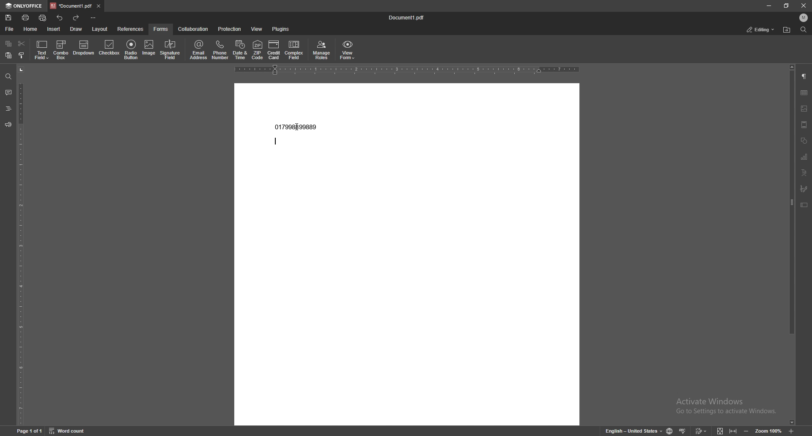 The height and width of the screenshot is (436, 812). I want to click on signature field, so click(170, 50).